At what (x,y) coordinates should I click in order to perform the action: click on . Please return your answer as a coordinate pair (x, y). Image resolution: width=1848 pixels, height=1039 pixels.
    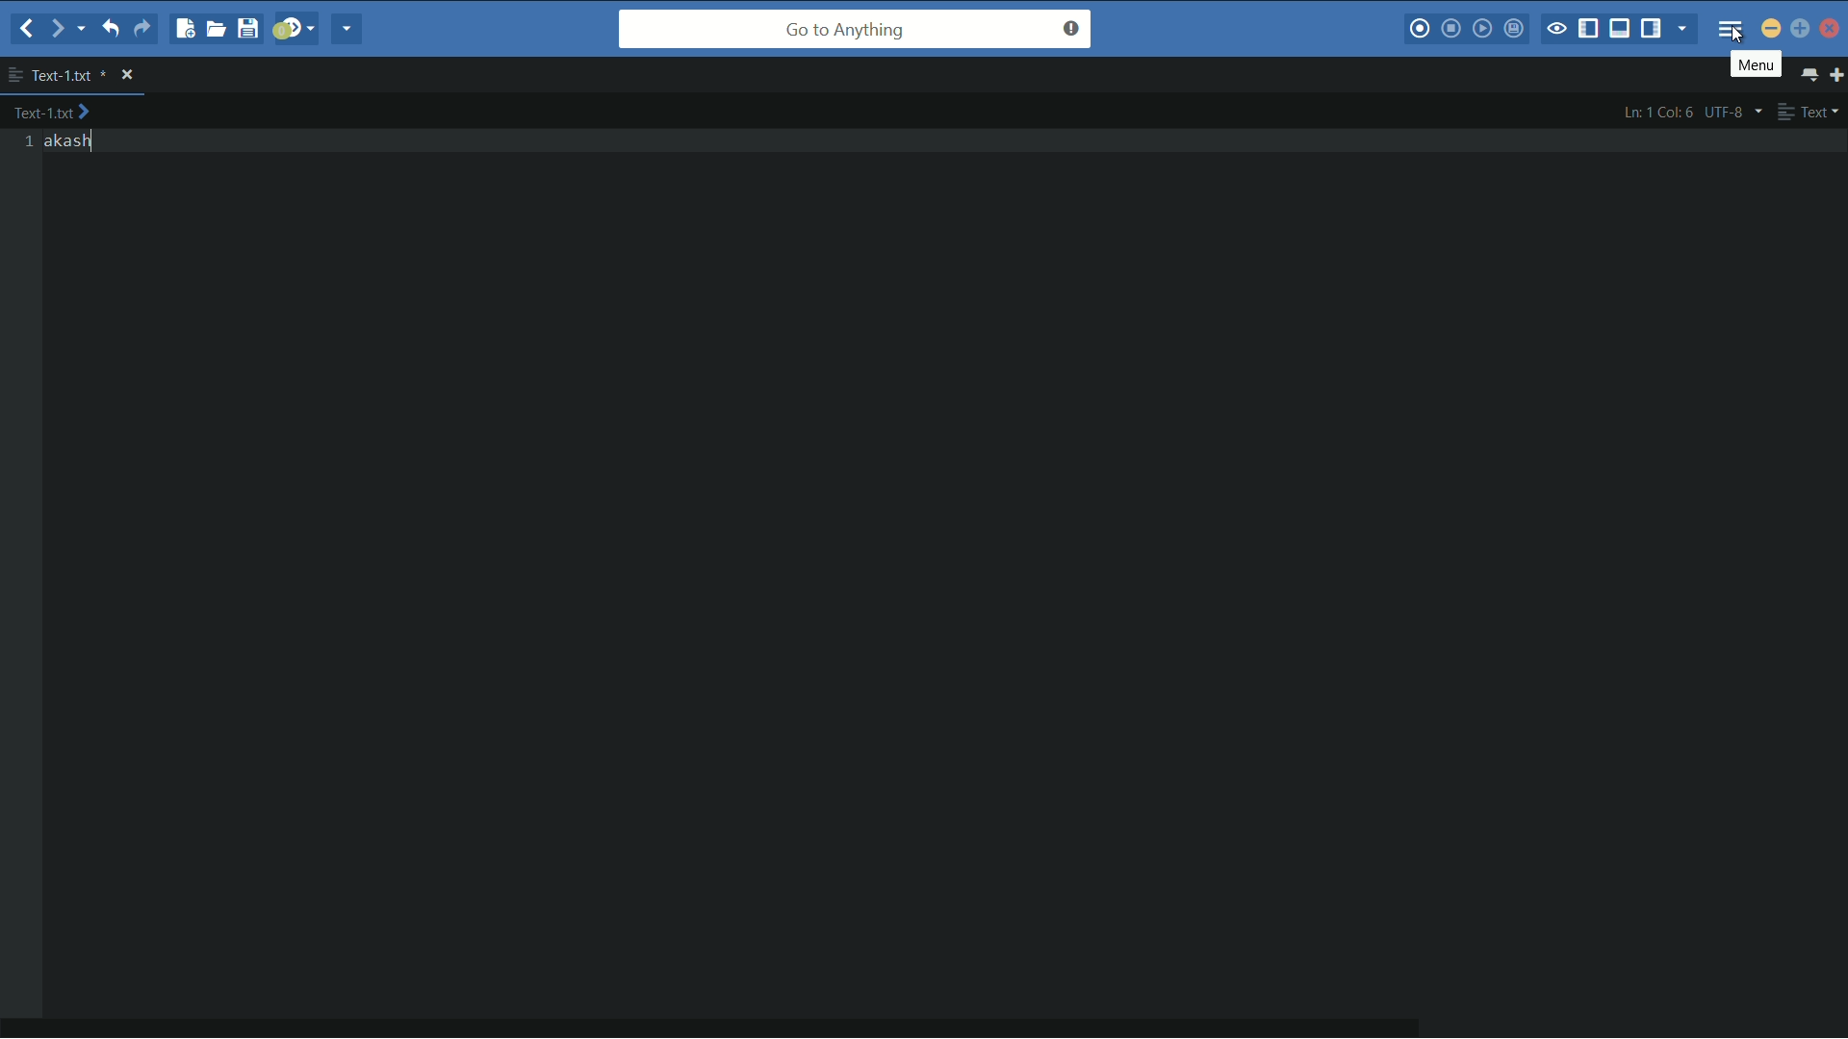
    Looking at the image, I should click on (143, 29).